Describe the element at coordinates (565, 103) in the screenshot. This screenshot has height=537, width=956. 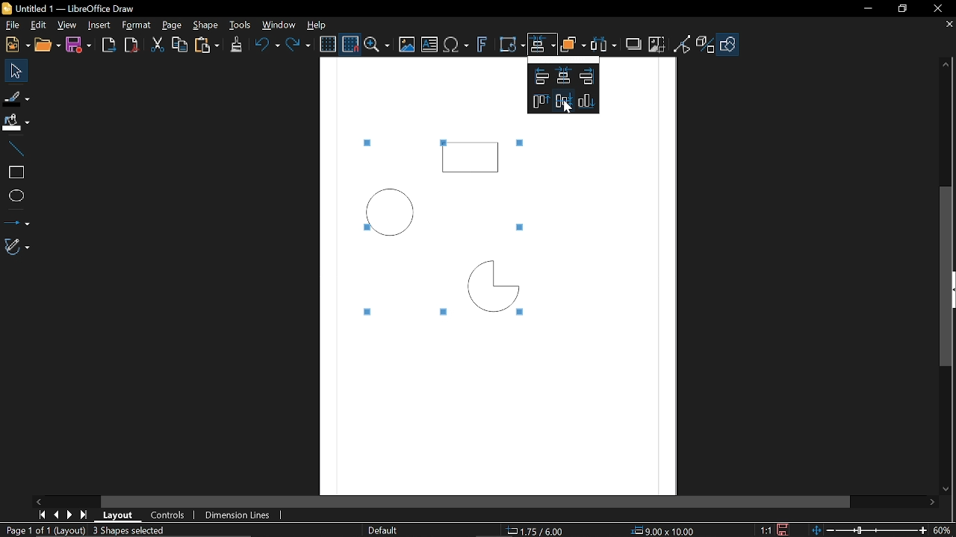
I see `Align horizntally` at that location.